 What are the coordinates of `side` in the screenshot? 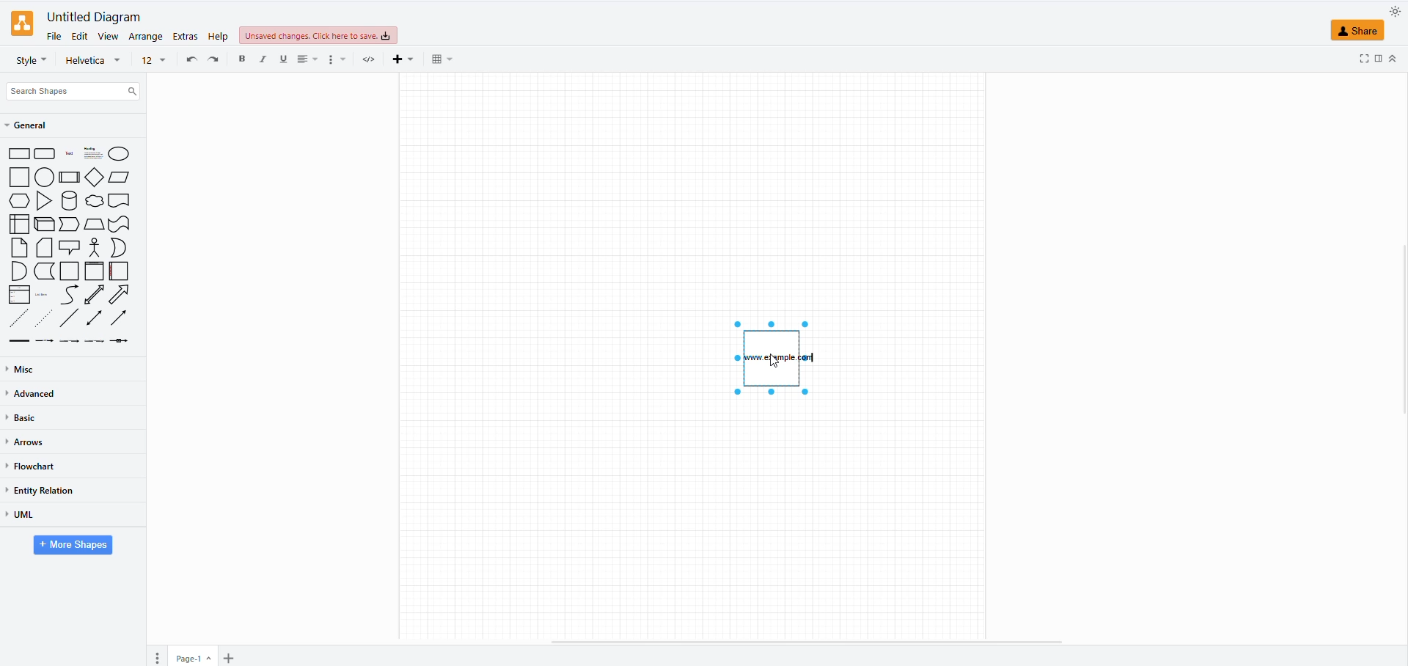 It's located at (1378, 59).